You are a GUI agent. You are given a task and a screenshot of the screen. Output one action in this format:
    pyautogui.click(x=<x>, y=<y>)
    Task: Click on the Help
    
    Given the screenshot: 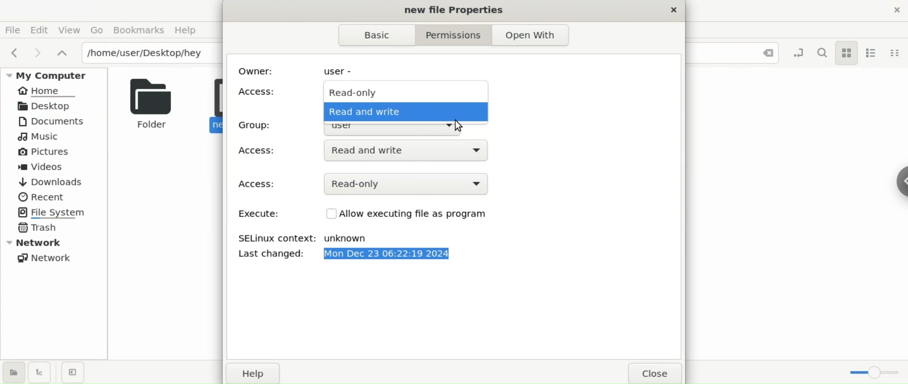 What is the action you would take?
    pyautogui.click(x=189, y=30)
    